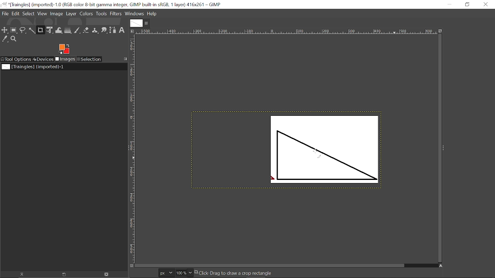  Describe the element at coordinates (14, 39) in the screenshot. I see `Zoom took` at that location.